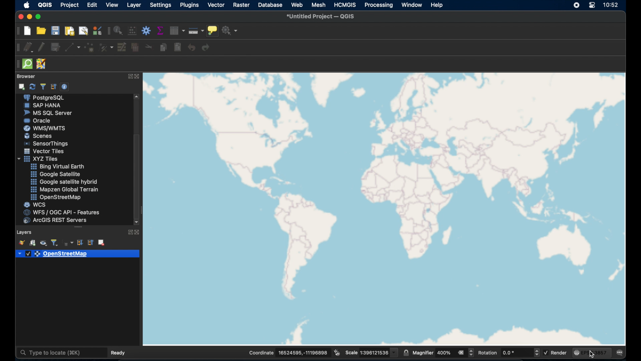 Image resolution: width=641 pixels, height=361 pixels. What do you see at coordinates (592, 6) in the screenshot?
I see `control center` at bounding box center [592, 6].